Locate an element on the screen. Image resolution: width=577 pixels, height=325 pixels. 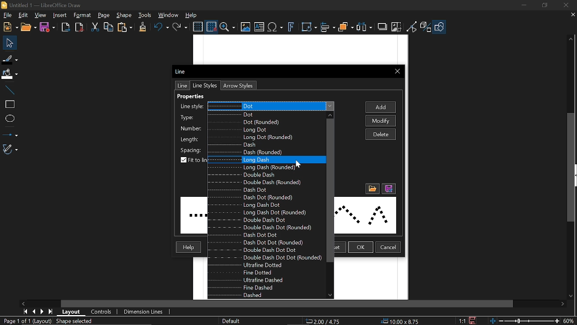
Crop is located at coordinates (396, 27).